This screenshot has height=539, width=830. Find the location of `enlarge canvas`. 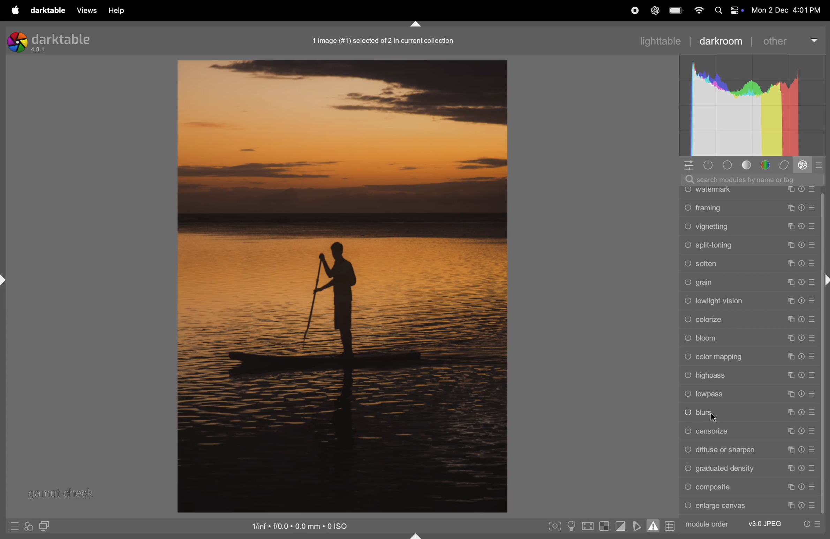

enlarge canvas is located at coordinates (751, 506).